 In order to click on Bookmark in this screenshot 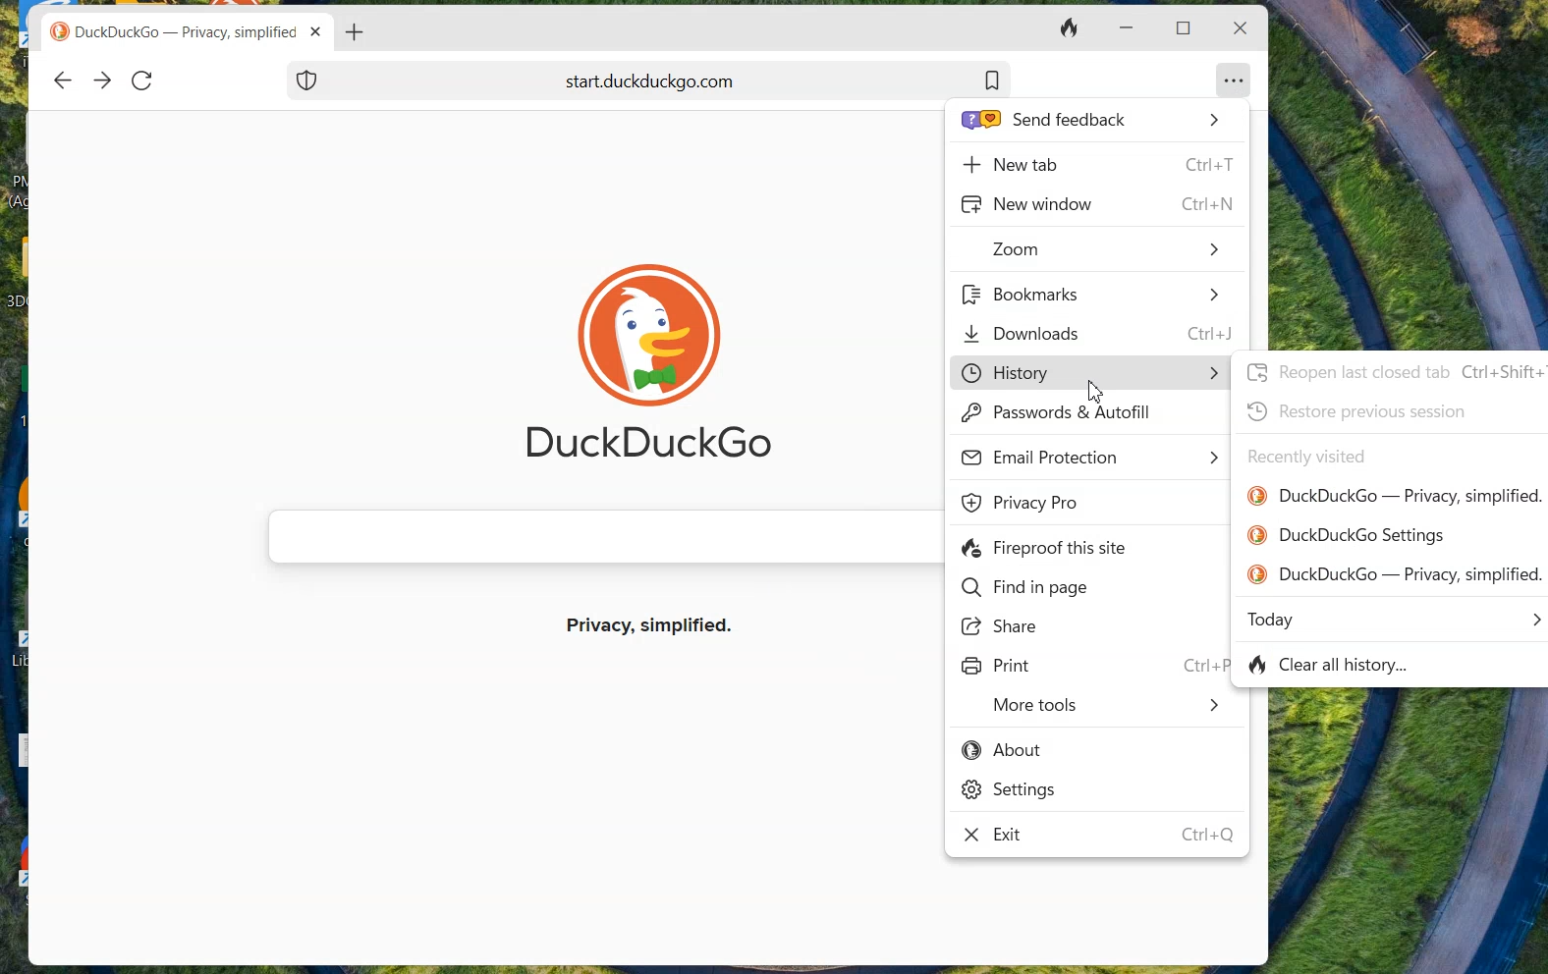, I will do `click(992, 80)`.